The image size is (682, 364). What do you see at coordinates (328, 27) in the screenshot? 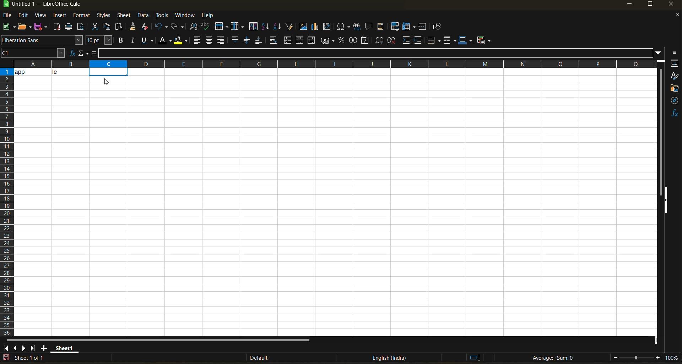
I see `insert or edit pivot table` at bounding box center [328, 27].